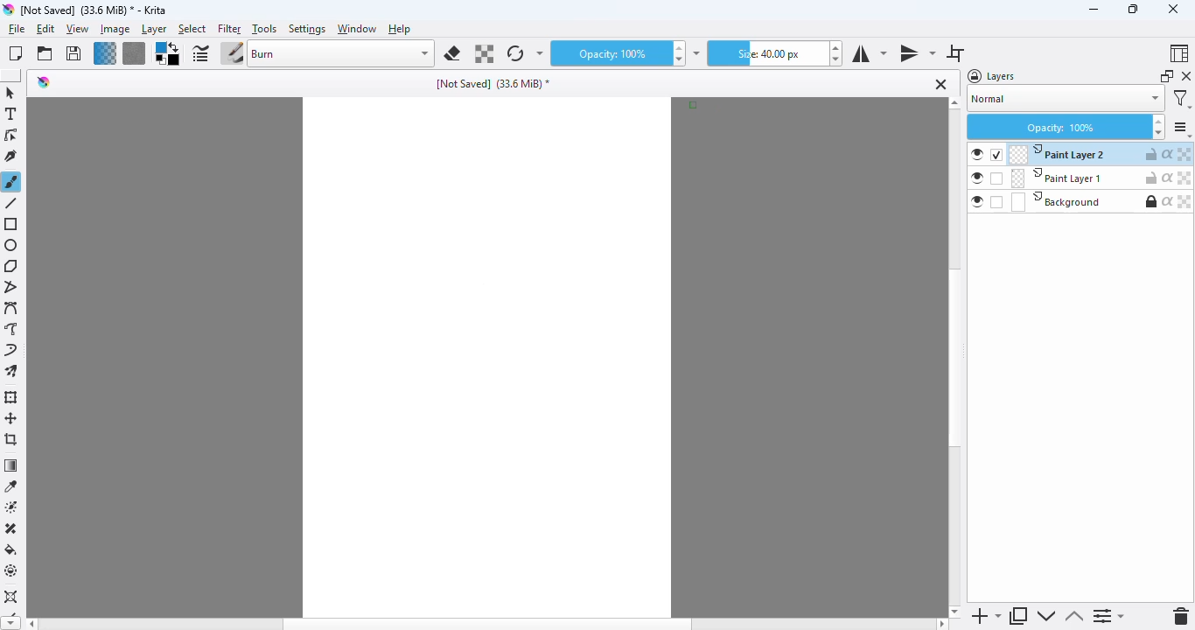 The height and width of the screenshot is (630, 1195). Describe the element at coordinates (1055, 178) in the screenshot. I see `Paint Layer 1` at that location.